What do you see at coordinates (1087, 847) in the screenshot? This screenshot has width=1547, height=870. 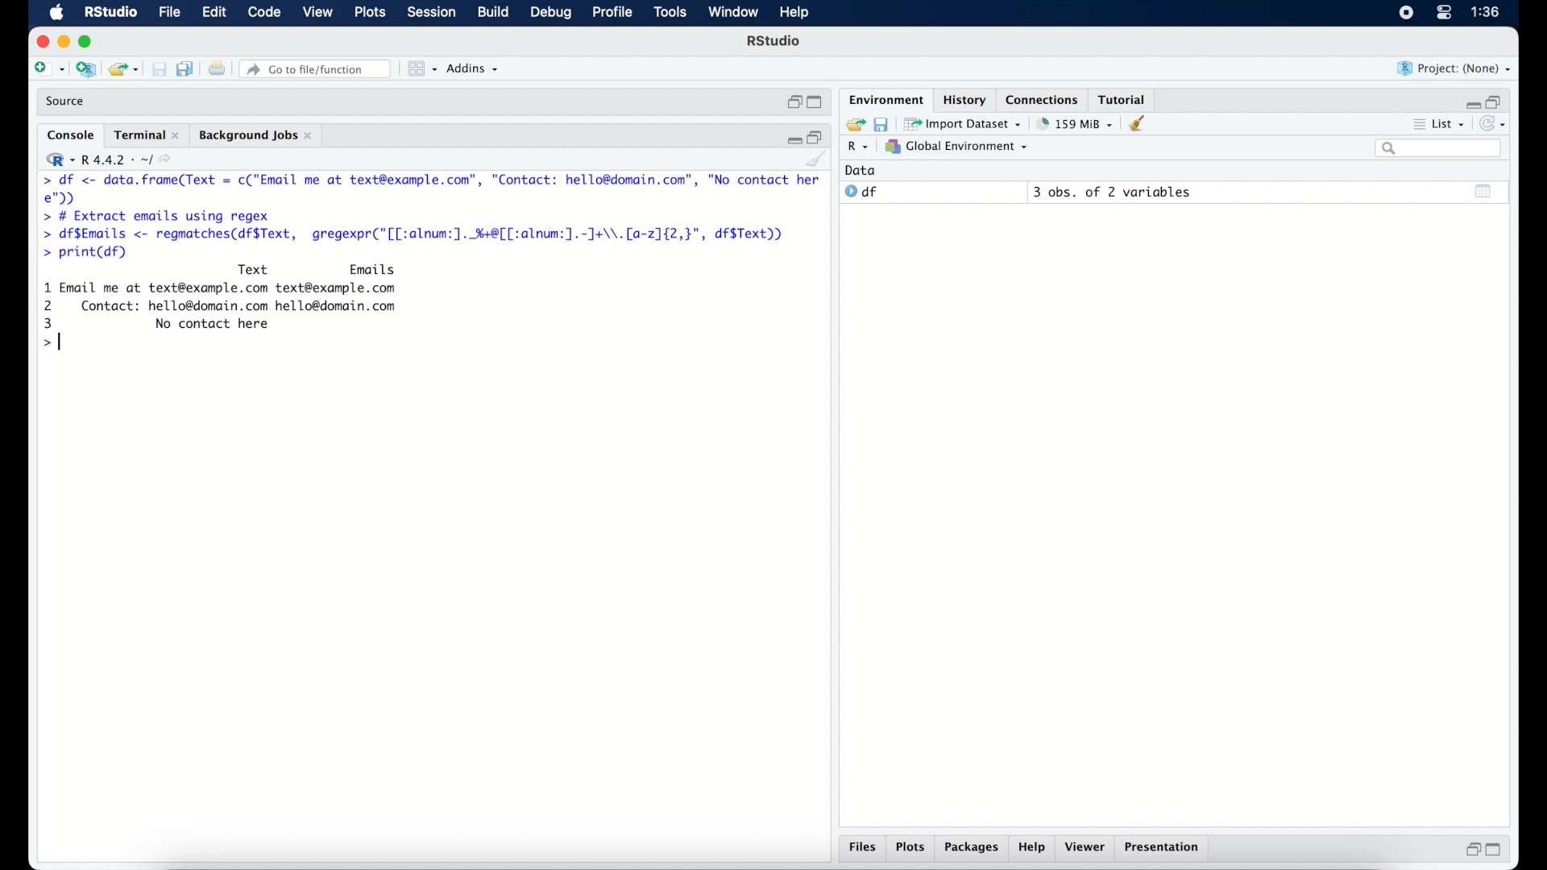 I see `viewer` at bounding box center [1087, 847].